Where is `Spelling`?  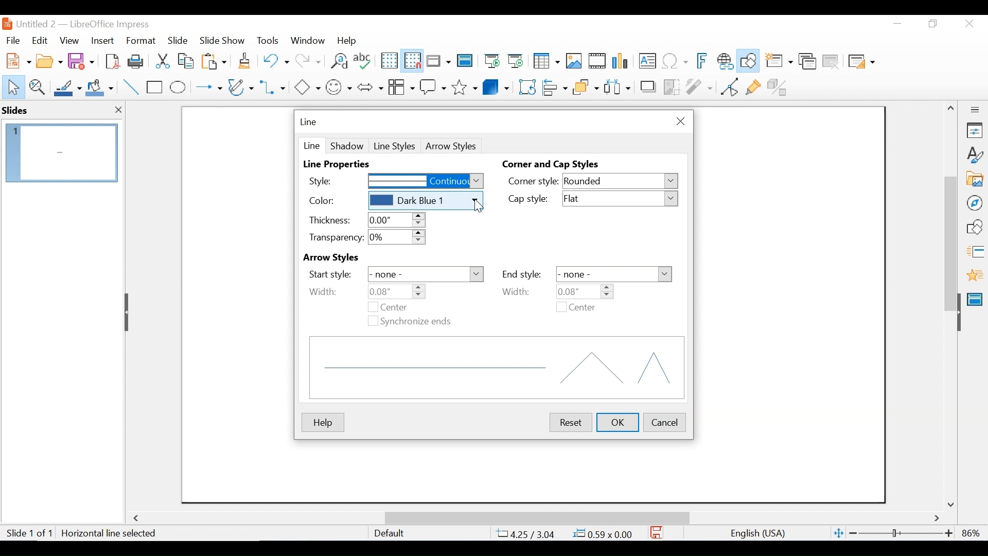
Spelling is located at coordinates (364, 60).